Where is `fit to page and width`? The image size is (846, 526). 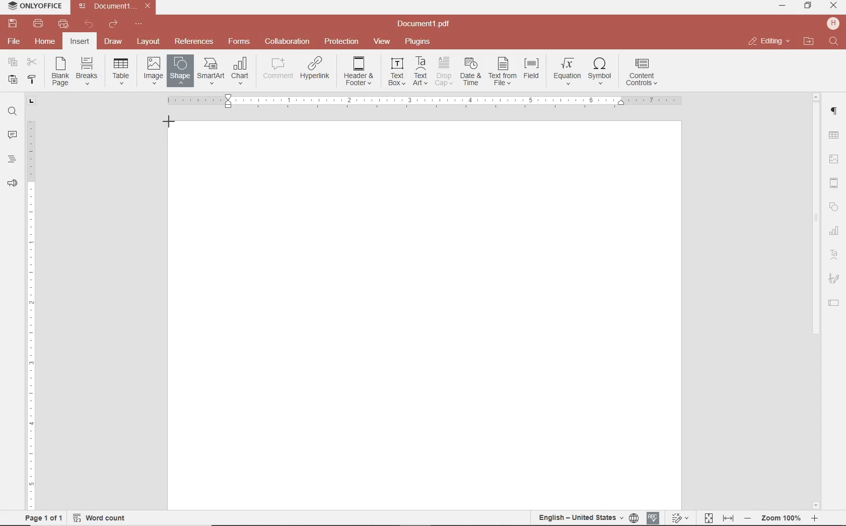 fit to page and width is located at coordinates (717, 518).